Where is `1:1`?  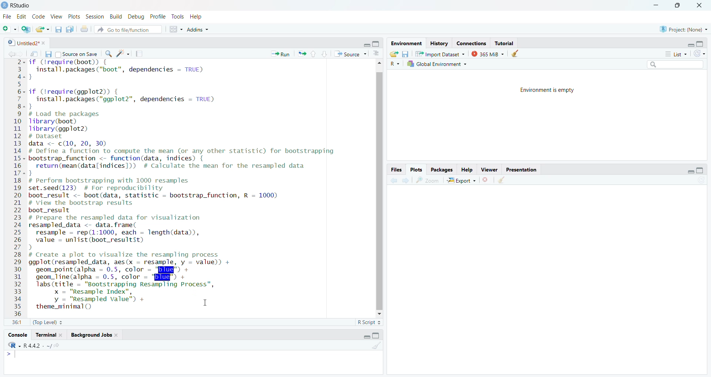 1:1 is located at coordinates (17, 322).